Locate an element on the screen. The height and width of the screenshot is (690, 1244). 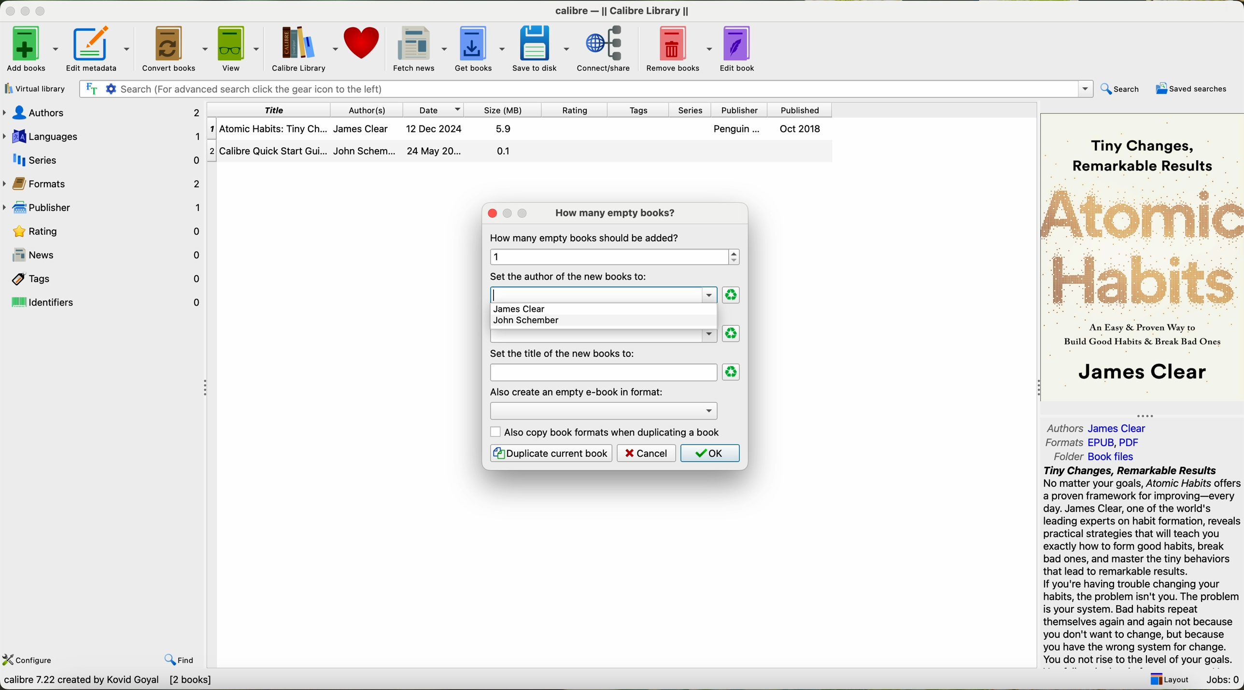
series is located at coordinates (694, 110).